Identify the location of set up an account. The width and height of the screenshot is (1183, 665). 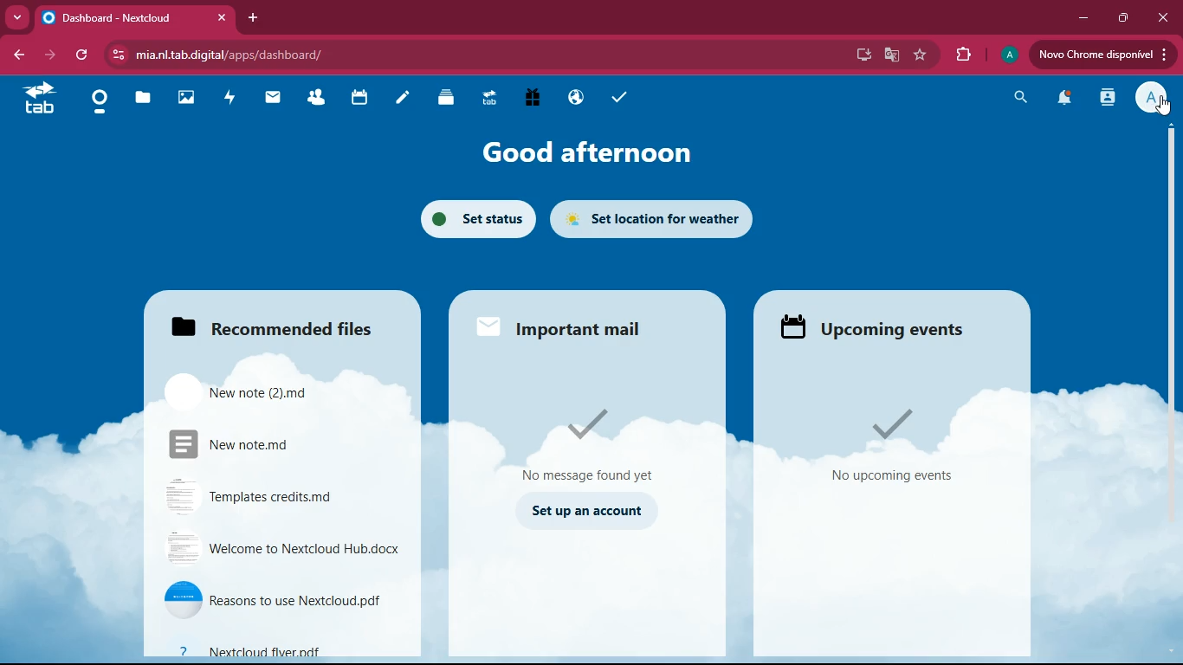
(586, 510).